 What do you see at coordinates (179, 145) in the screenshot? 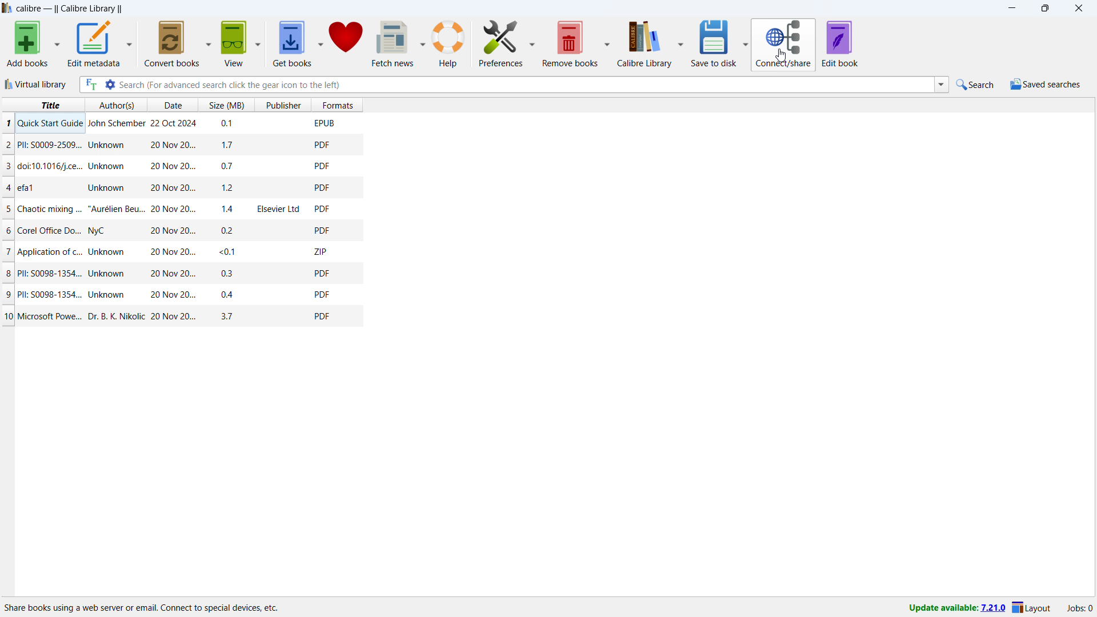
I see `one book entry` at bounding box center [179, 145].